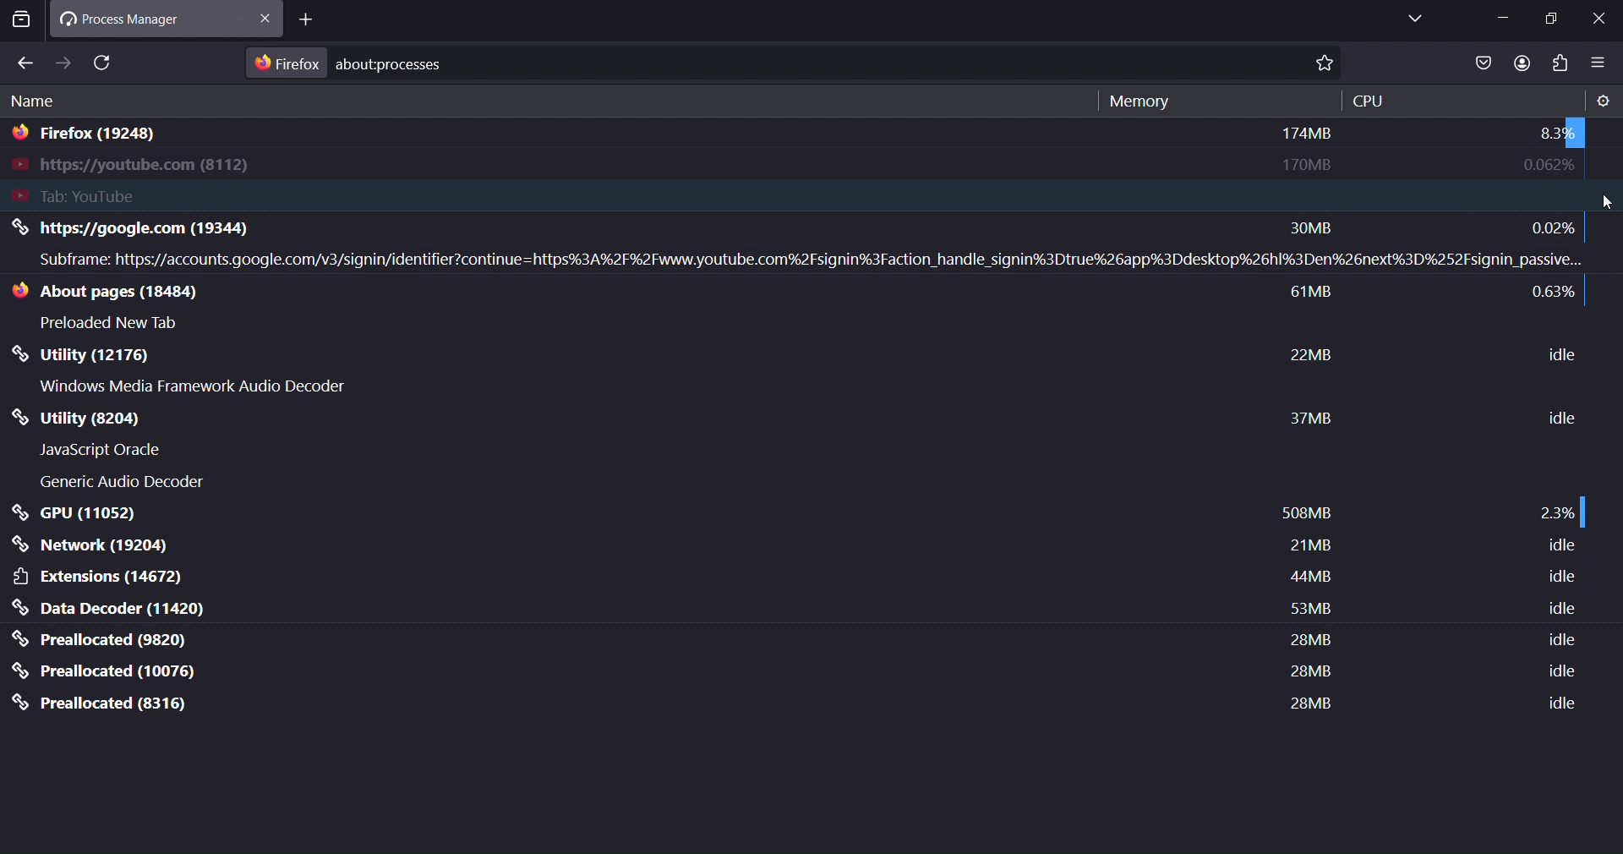 This screenshot has width=1623, height=854. I want to click on search all tabs, so click(21, 23).